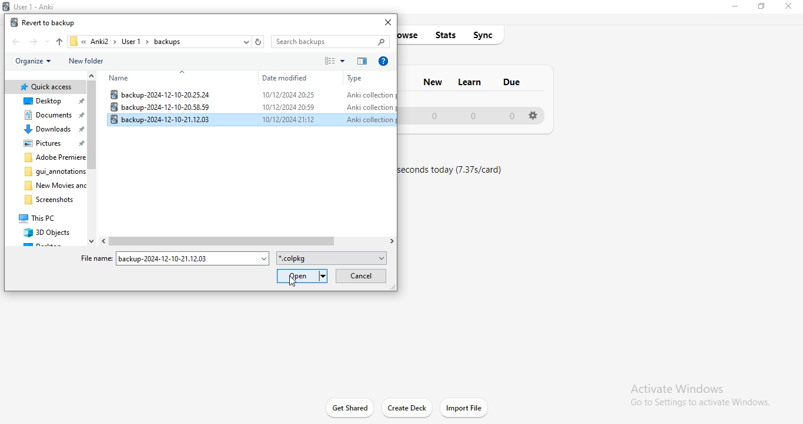 Image resolution: width=803 pixels, height=424 pixels. I want to click on due, so click(512, 84).